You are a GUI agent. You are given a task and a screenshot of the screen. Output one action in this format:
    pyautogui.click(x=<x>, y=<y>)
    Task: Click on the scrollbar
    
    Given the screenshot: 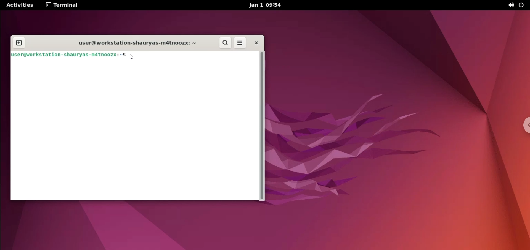 What is the action you would take?
    pyautogui.click(x=263, y=126)
    